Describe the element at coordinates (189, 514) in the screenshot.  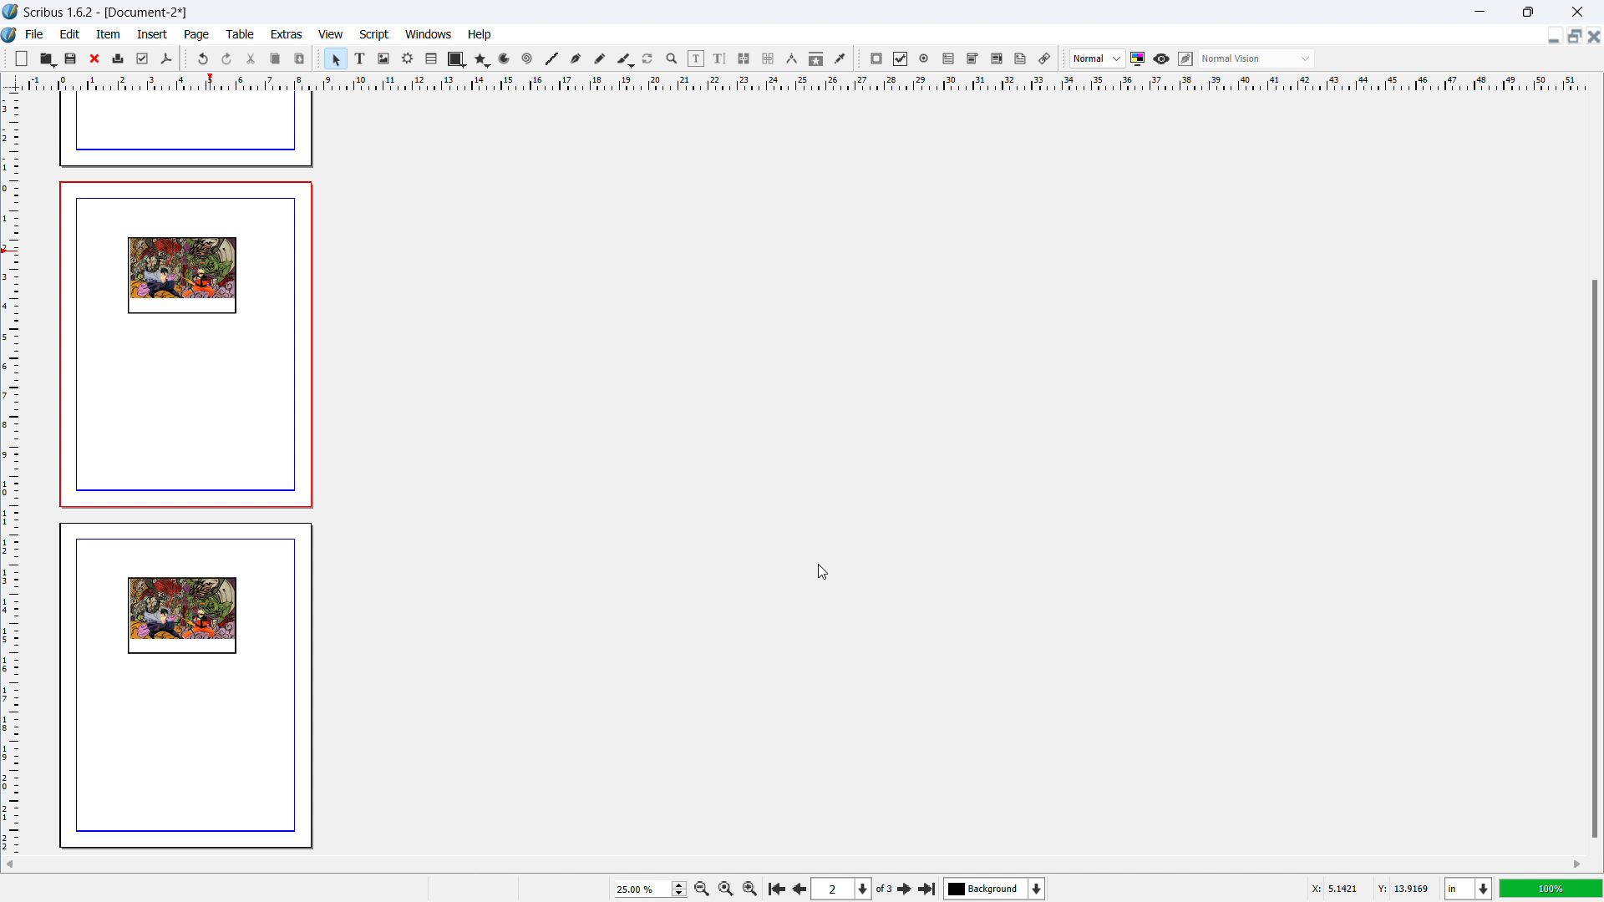
I see `page style has been applied to all pages` at that location.